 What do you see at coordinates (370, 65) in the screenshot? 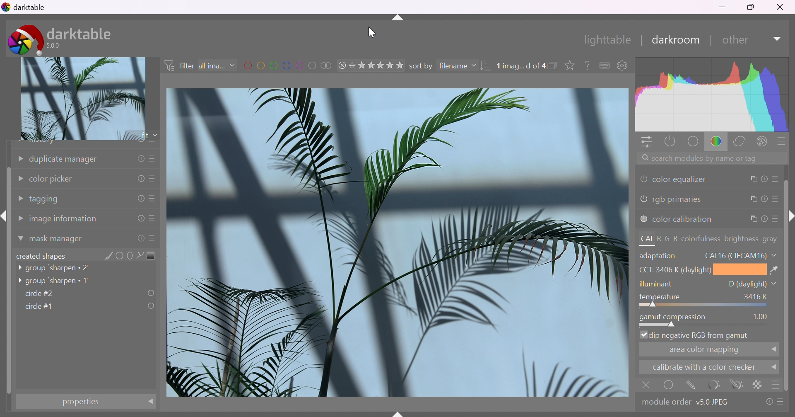
I see `range rating` at bounding box center [370, 65].